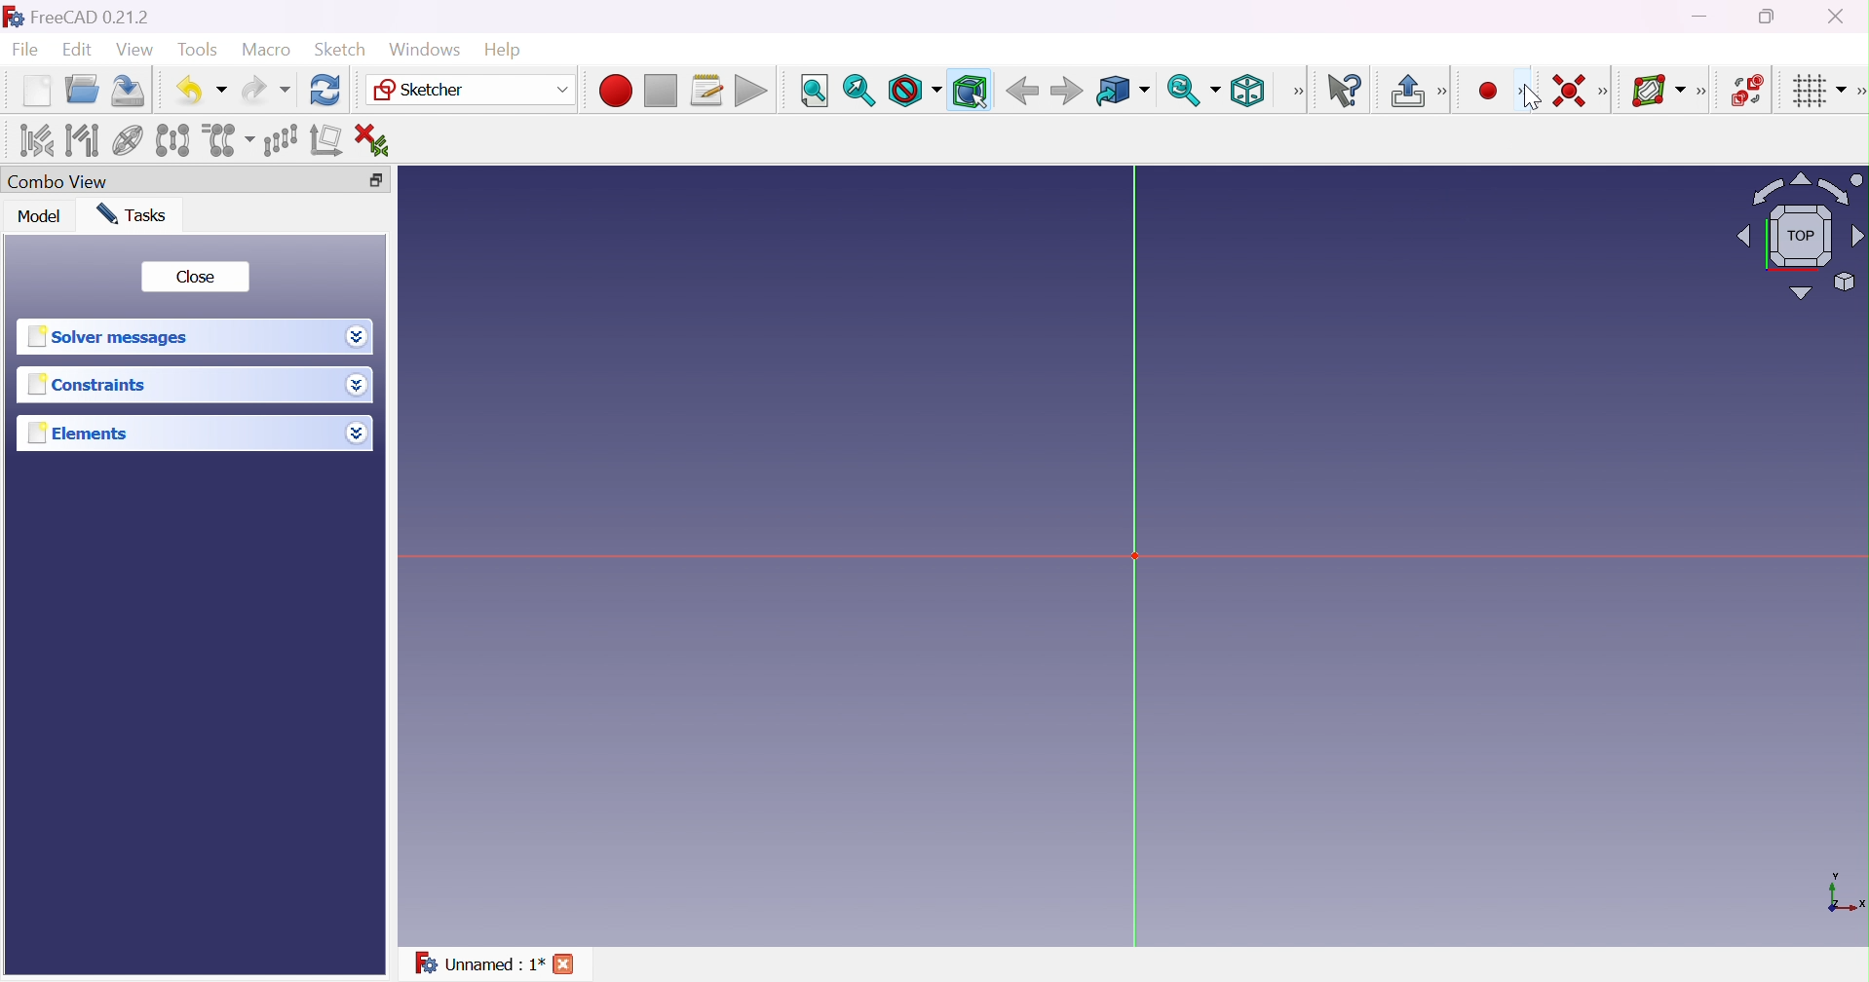 The width and height of the screenshot is (1869, 982). What do you see at coordinates (85, 89) in the screenshot?
I see `Open` at bounding box center [85, 89].